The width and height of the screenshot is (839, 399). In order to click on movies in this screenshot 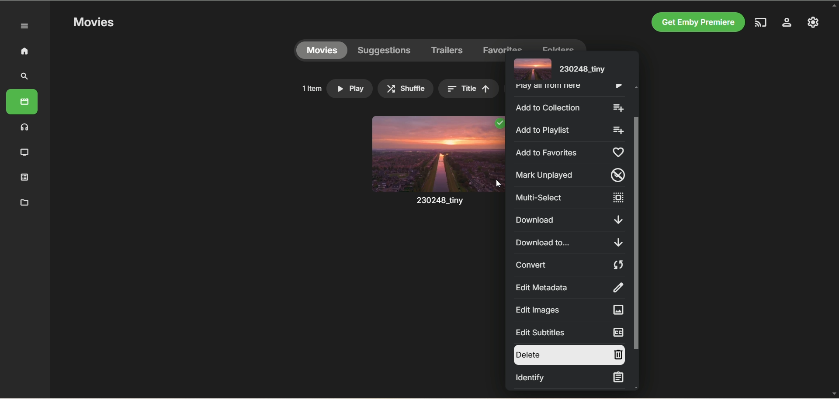, I will do `click(22, 102)`.